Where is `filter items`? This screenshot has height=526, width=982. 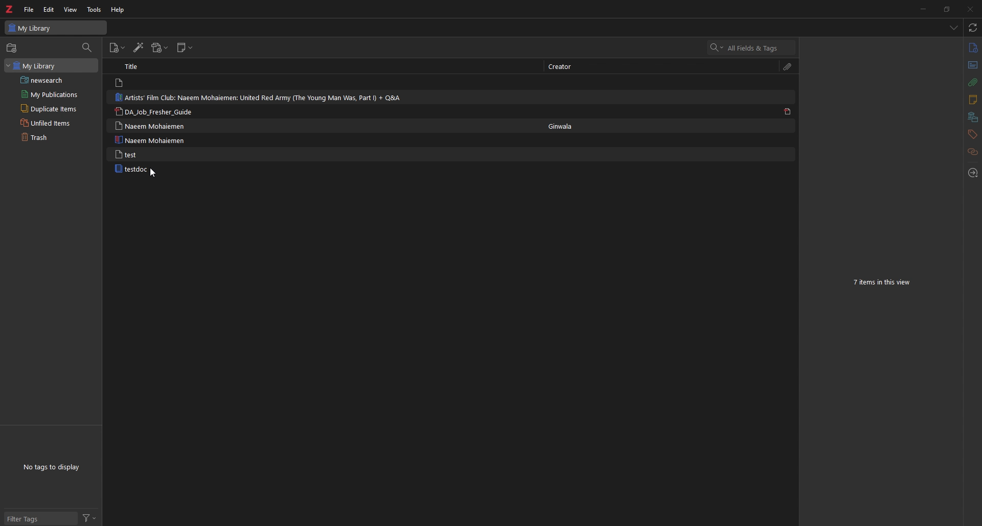
filter items is located at coordinates (87, 47).